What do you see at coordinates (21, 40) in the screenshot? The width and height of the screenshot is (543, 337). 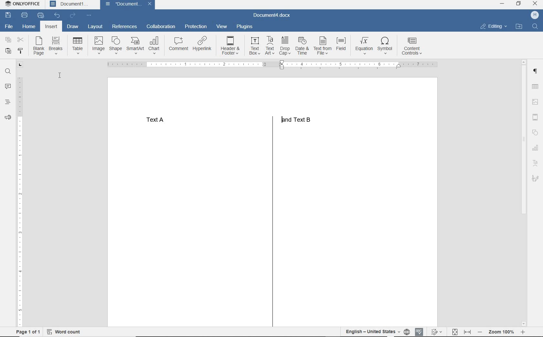 I see `CUT` at bounding box center [21, 40].